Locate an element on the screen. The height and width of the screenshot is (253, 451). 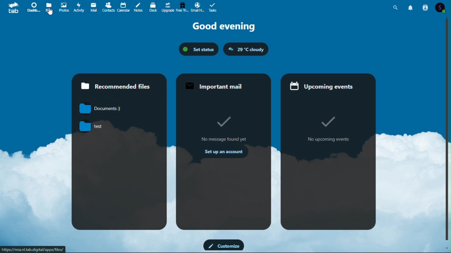
Search is located at coordinates (397, 7).